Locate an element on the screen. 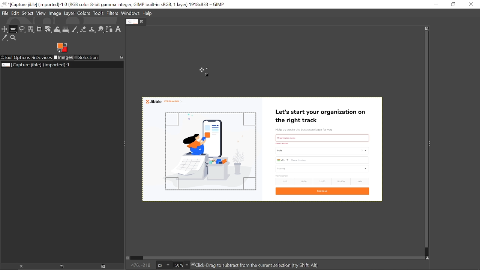  Tools is located at coordinates (99, 13).